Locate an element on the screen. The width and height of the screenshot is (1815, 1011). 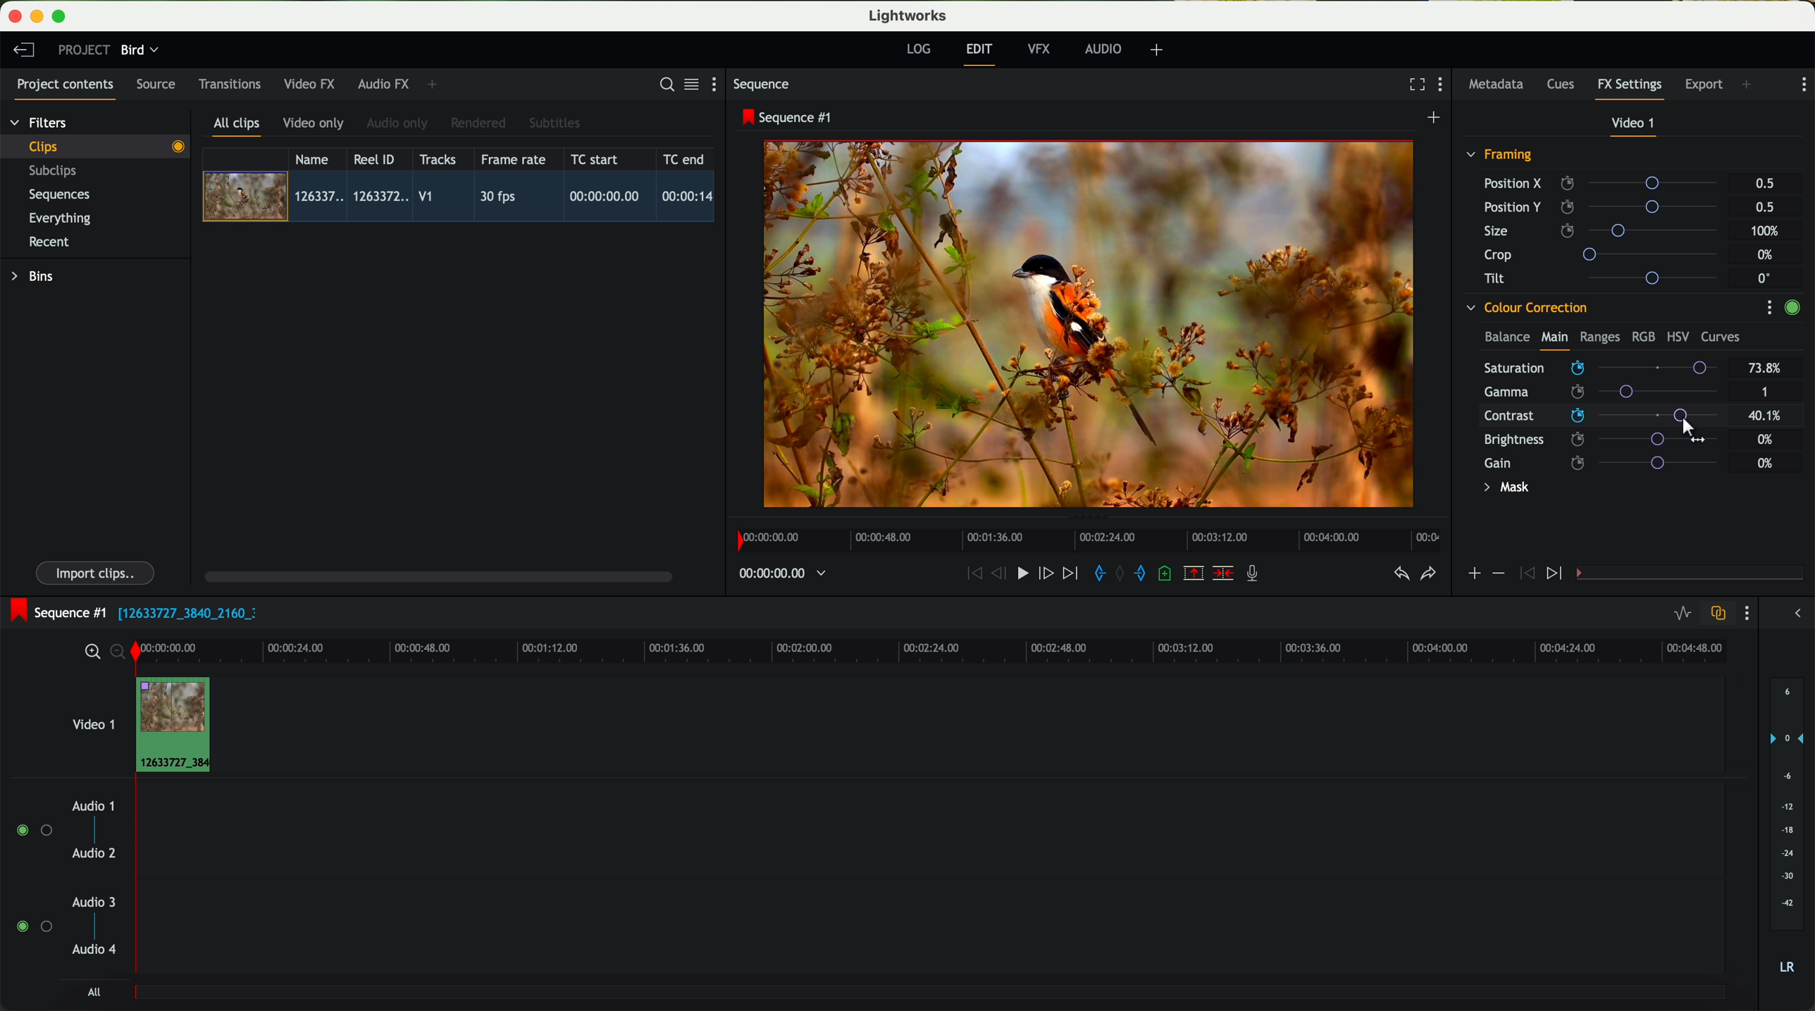
brightness is located at coordinates (1609, 440).